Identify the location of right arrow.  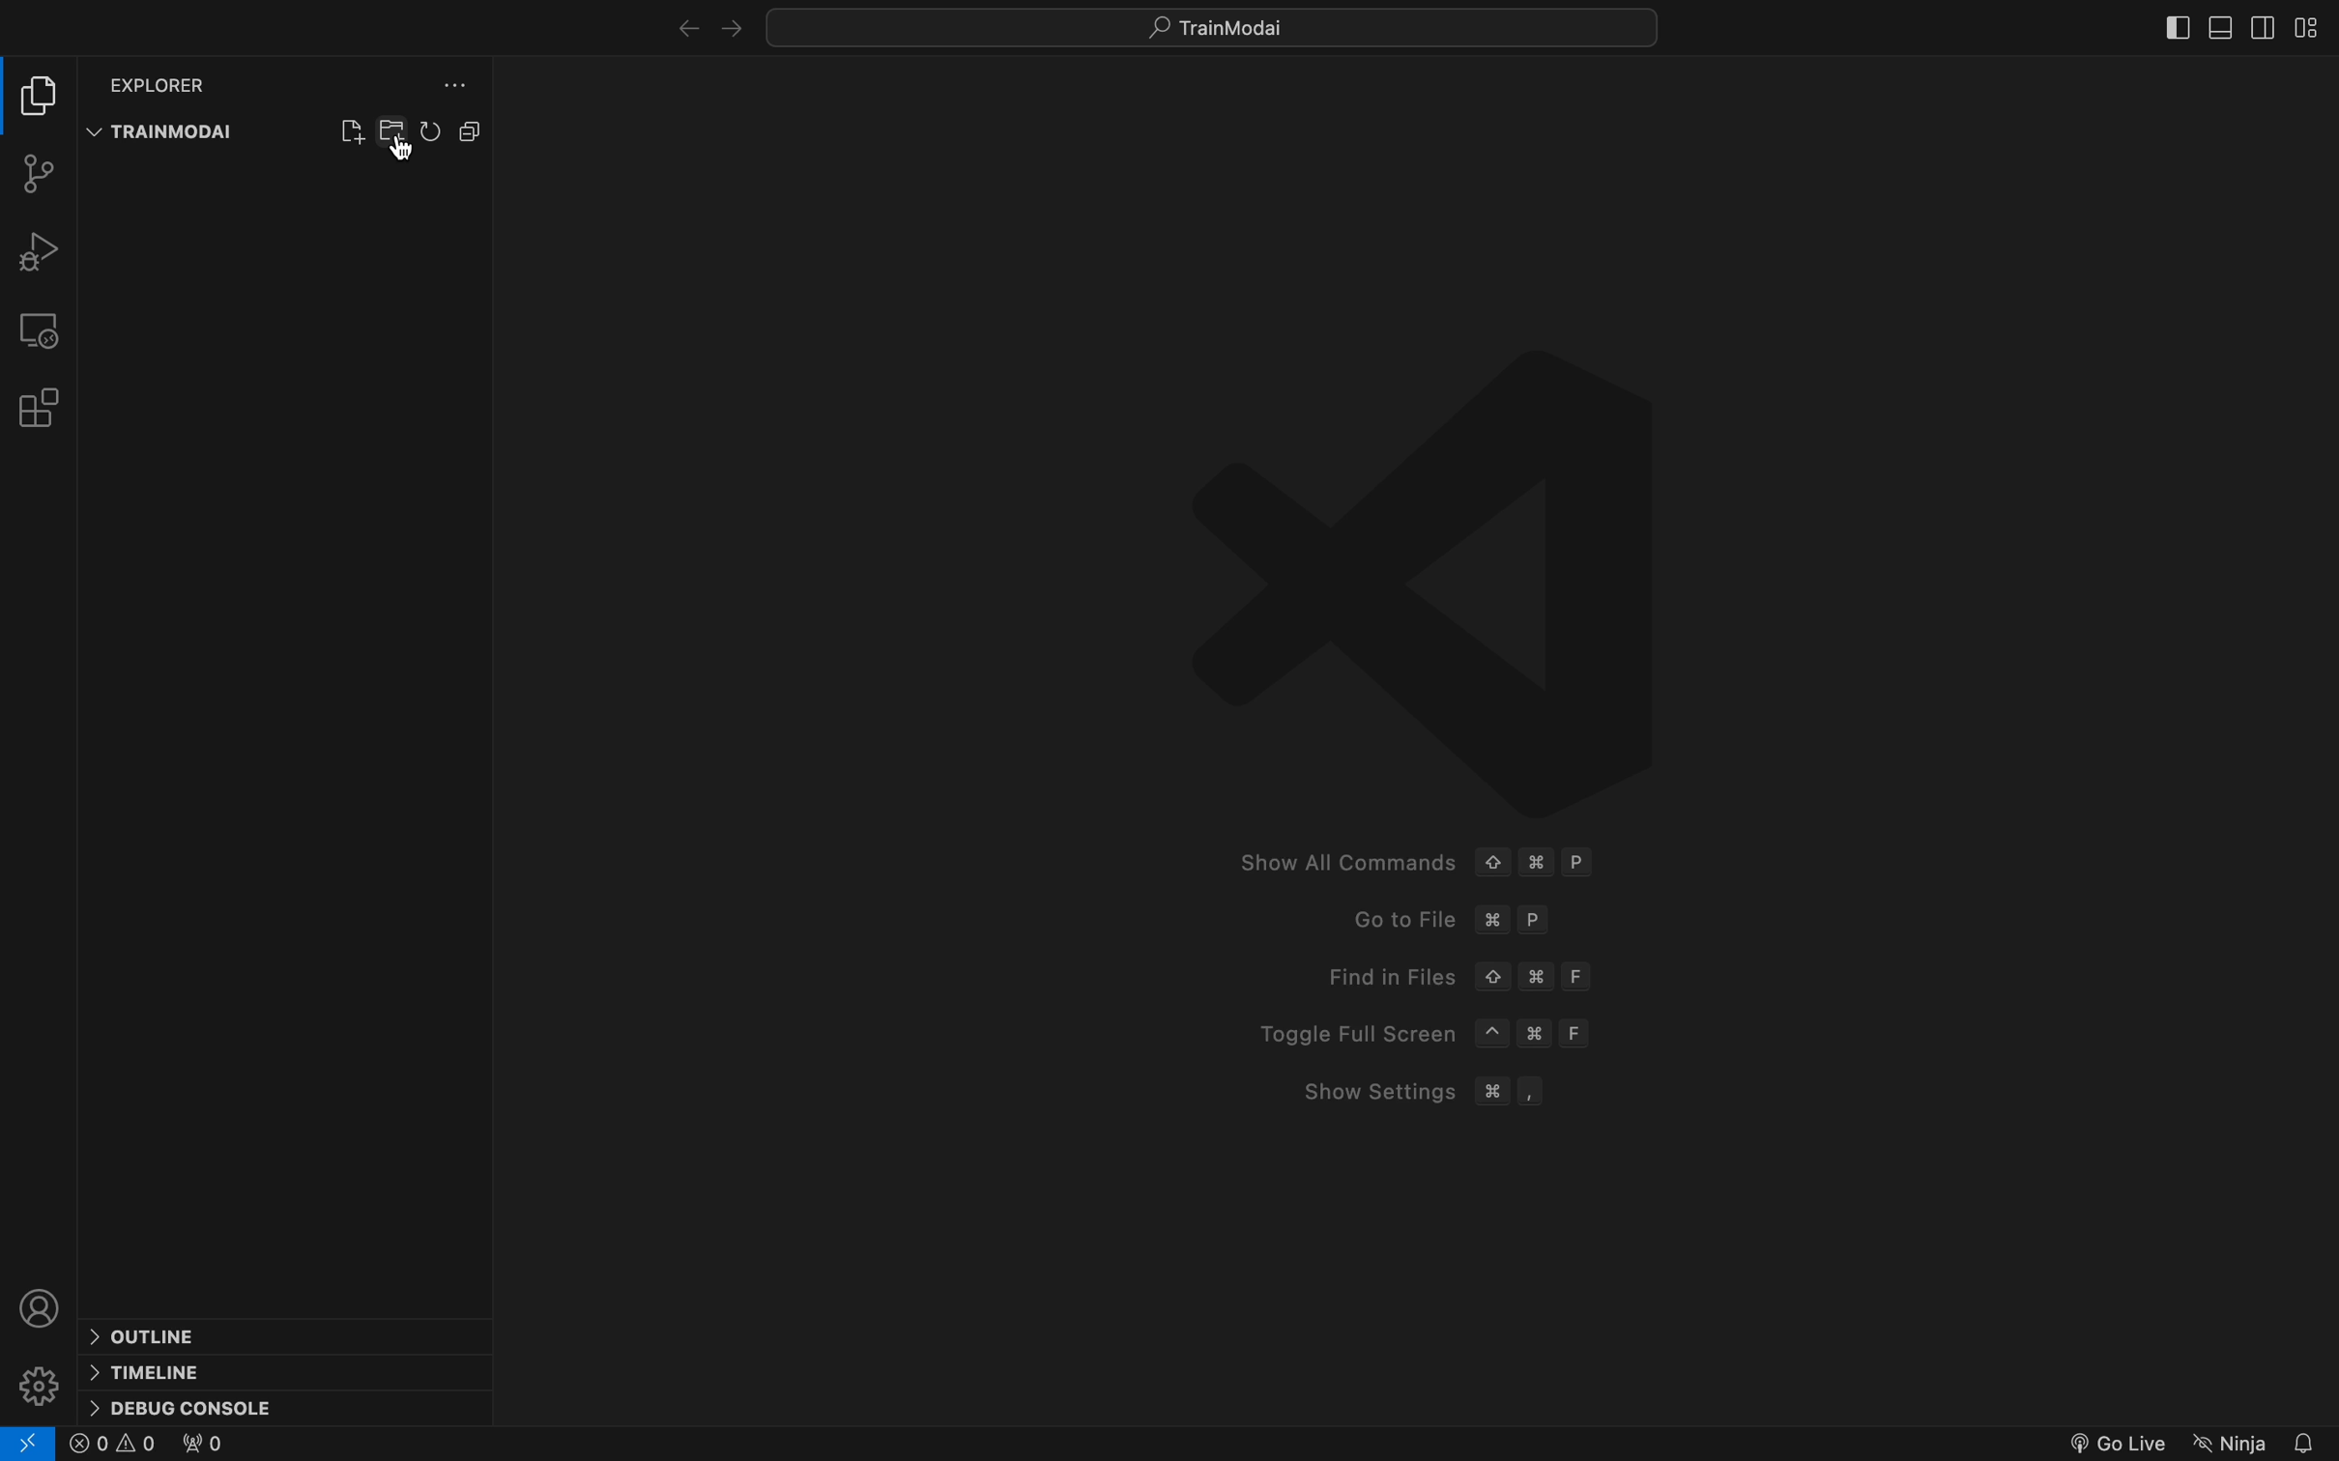
(681, 26).